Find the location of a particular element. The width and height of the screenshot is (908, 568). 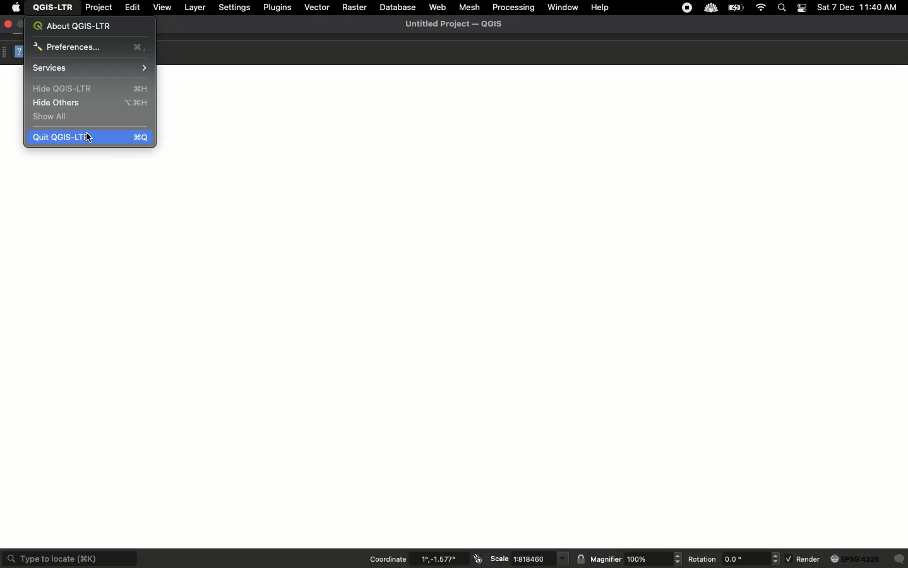

Services is located at coordinates (90, 68).